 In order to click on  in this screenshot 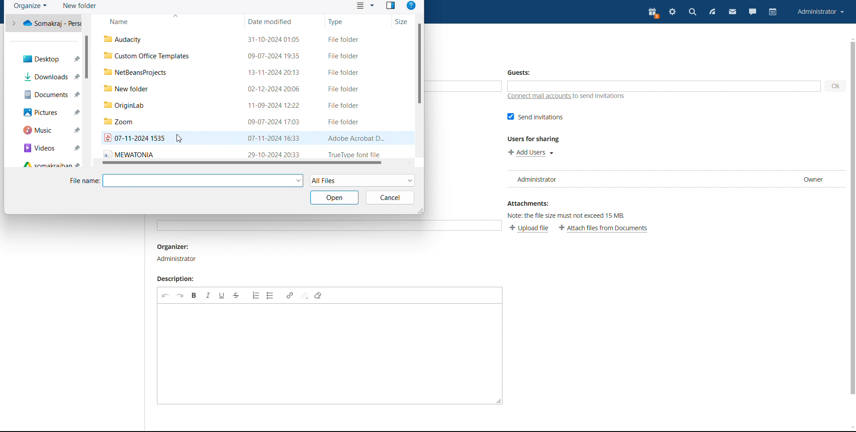, I will do `click(325, 228)`.